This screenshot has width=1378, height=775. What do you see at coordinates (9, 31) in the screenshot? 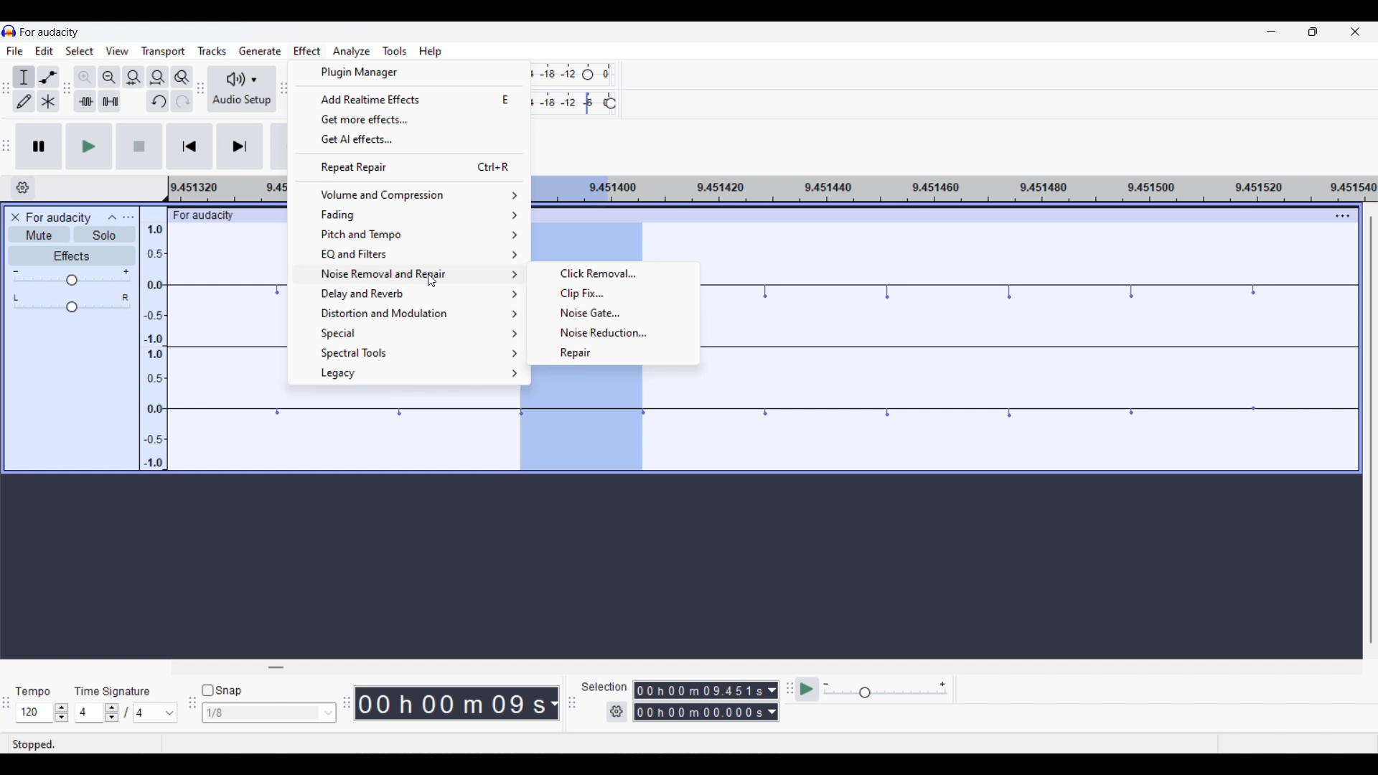
I see `Software logo` at bounding box center [9, 31].